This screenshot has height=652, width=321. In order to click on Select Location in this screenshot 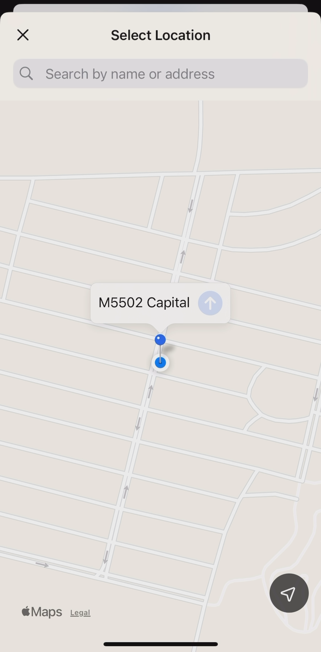, I will do `click(160, 35)`.